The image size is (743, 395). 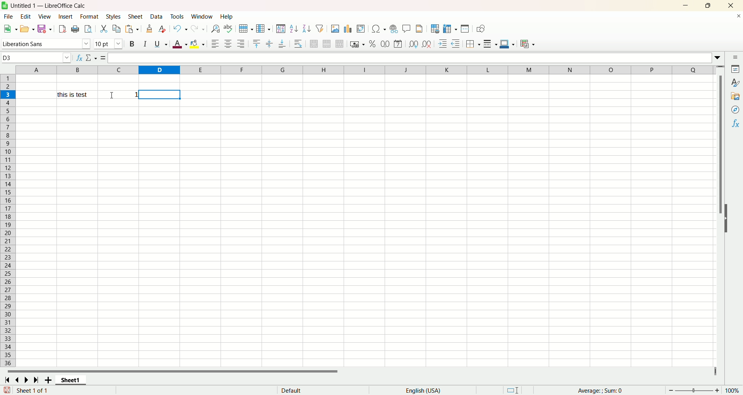 I want to click on document name, so click(x=80, y=6).